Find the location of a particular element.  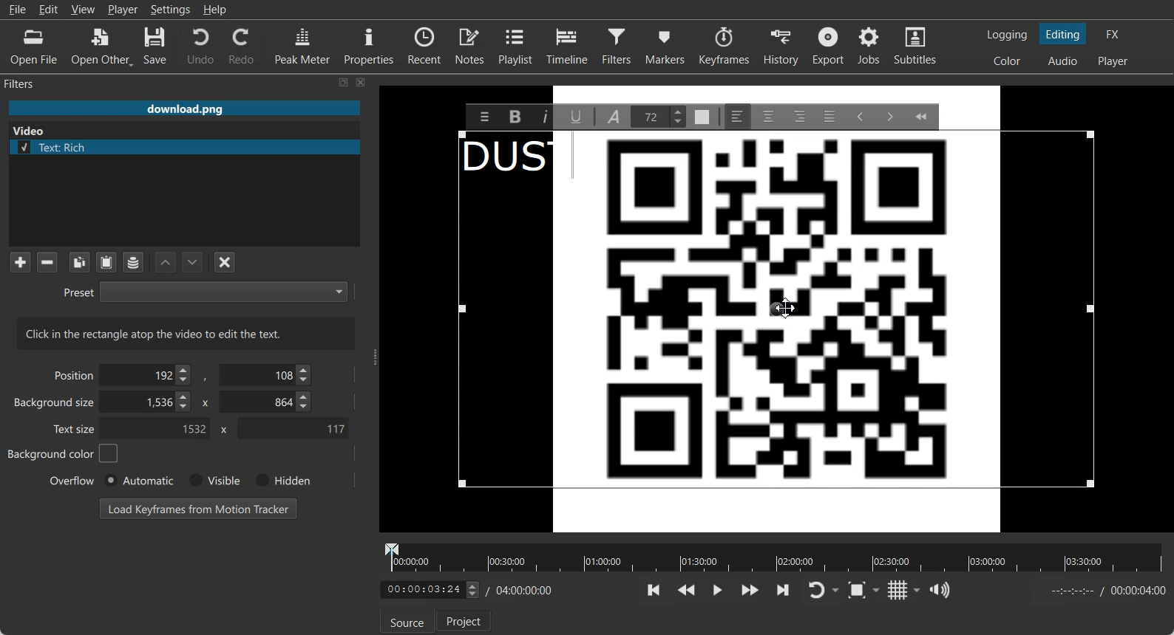

Move Filter up is located at coordinates (166, 263).